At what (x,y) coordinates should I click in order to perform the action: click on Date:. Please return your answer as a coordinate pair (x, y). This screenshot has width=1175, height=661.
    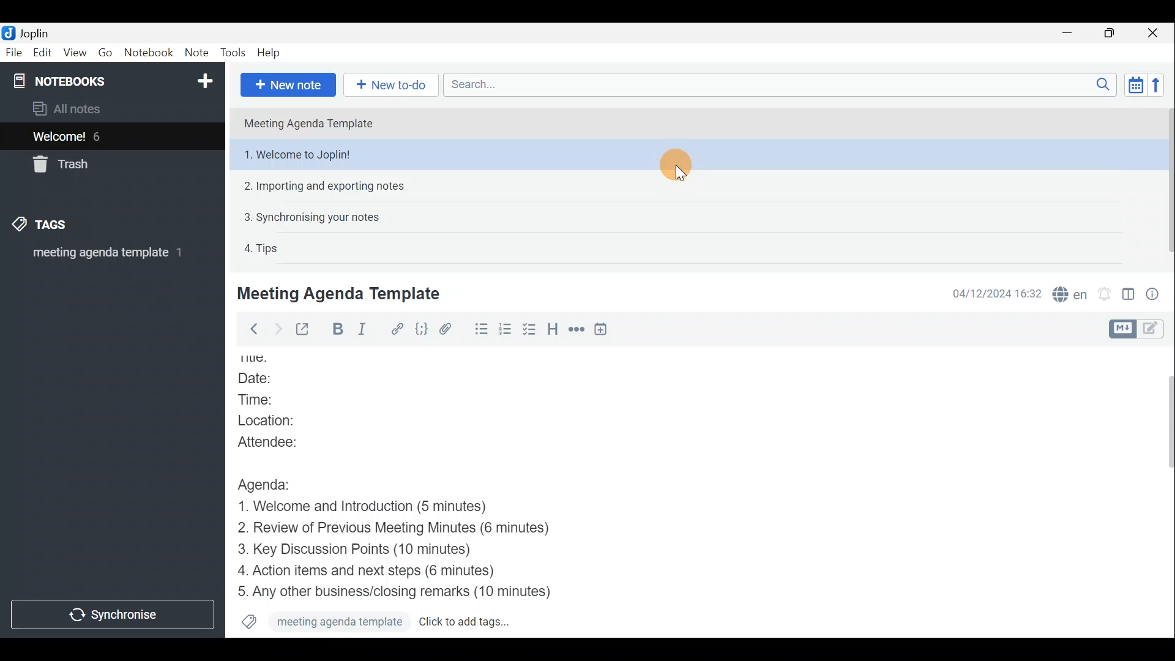
    Looking at the image, I should click on (269, 379).